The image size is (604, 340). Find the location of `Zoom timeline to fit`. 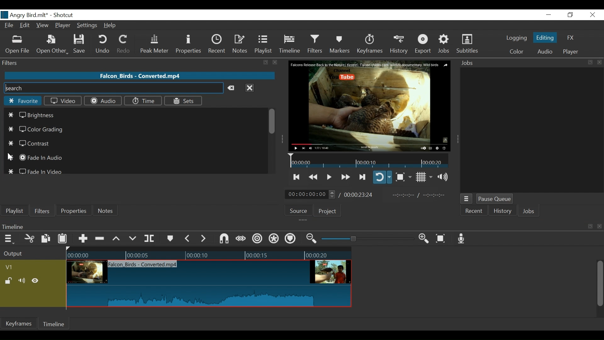

Zoom timeline to fit is located at coordinates (443, 238).